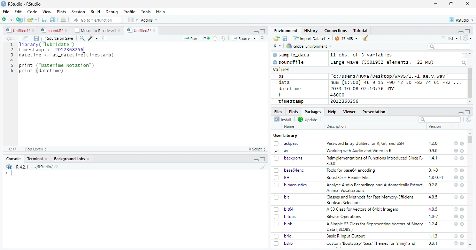  I want to click on Help, so click(332, 111).